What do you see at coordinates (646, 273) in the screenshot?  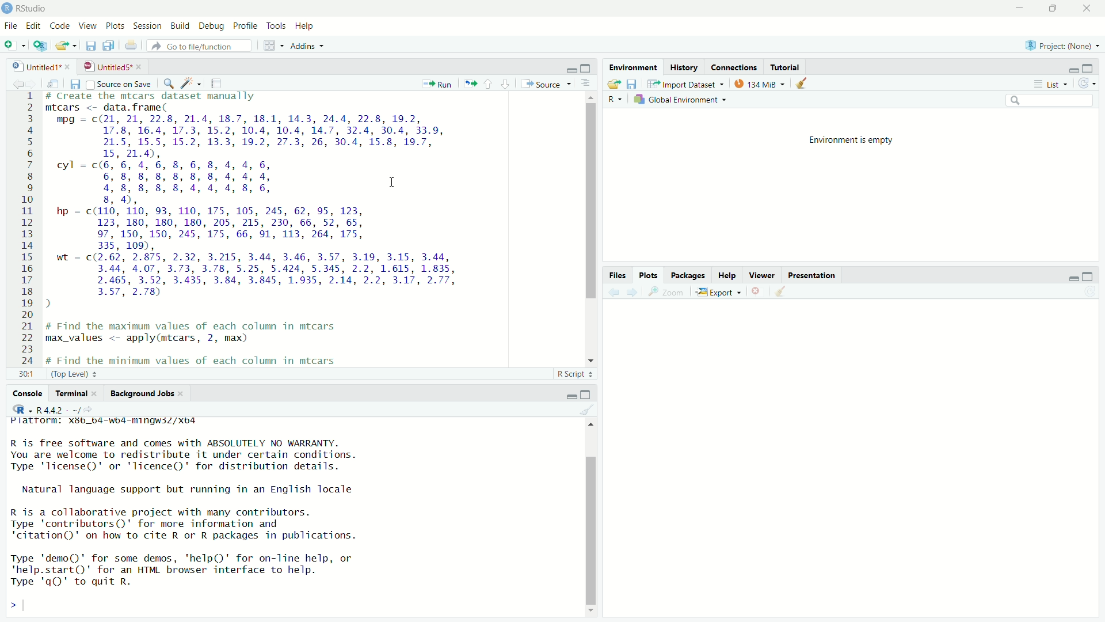 I see `Plots` at bounding box center [646, 273].